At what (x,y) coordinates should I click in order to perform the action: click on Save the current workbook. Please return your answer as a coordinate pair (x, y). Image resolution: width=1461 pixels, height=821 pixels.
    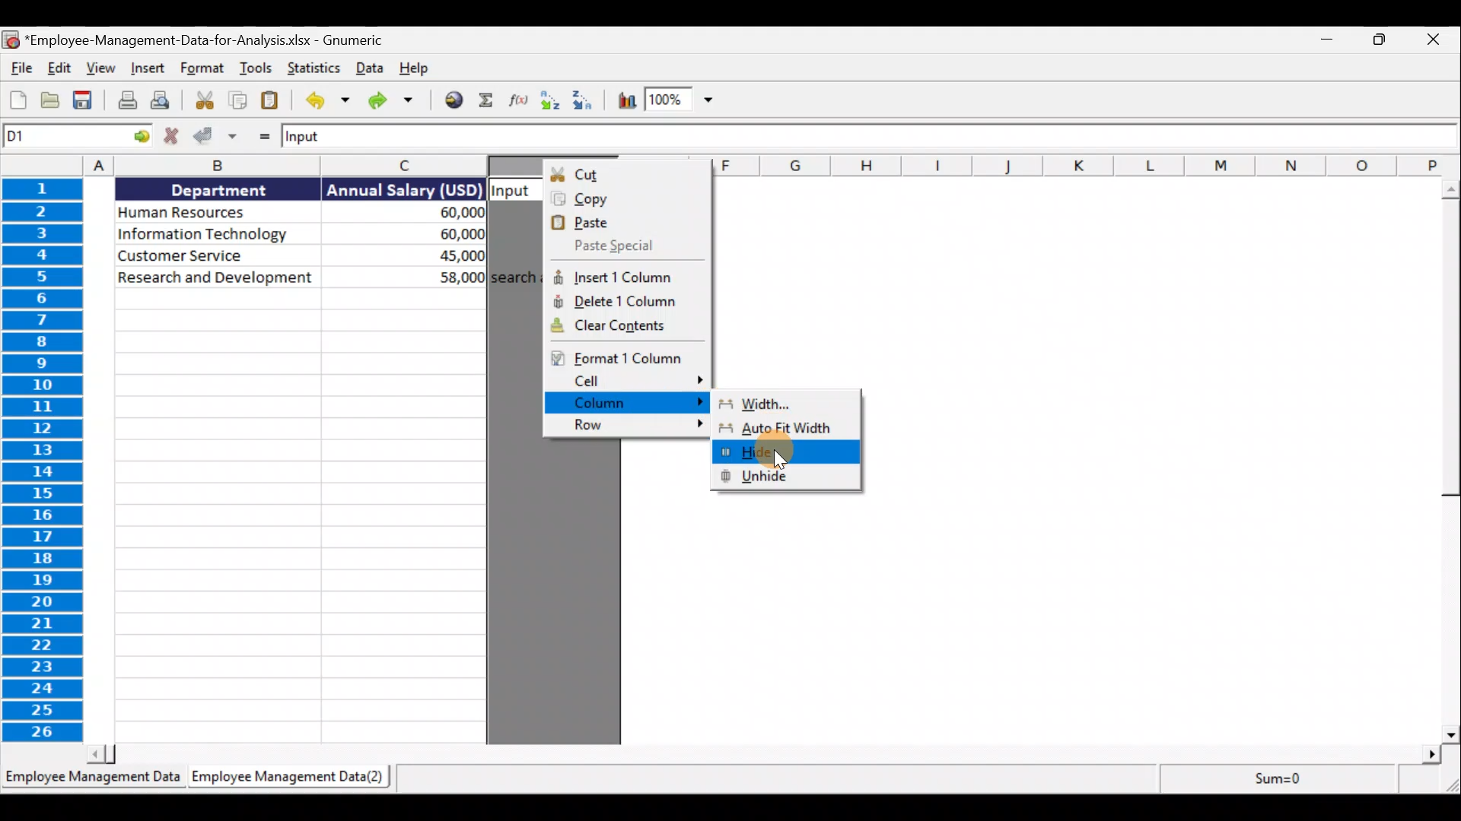
    Looking at the image, I should click on (84, 99).